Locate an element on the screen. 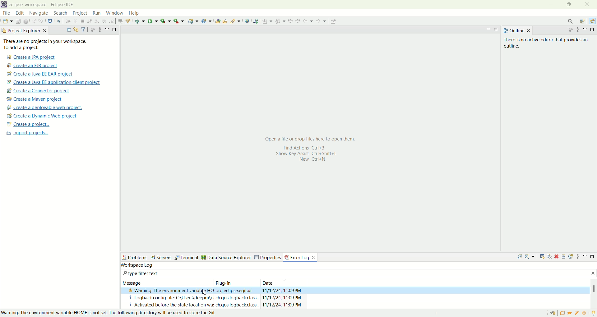  link with editor is located at coordinates (76, 29).